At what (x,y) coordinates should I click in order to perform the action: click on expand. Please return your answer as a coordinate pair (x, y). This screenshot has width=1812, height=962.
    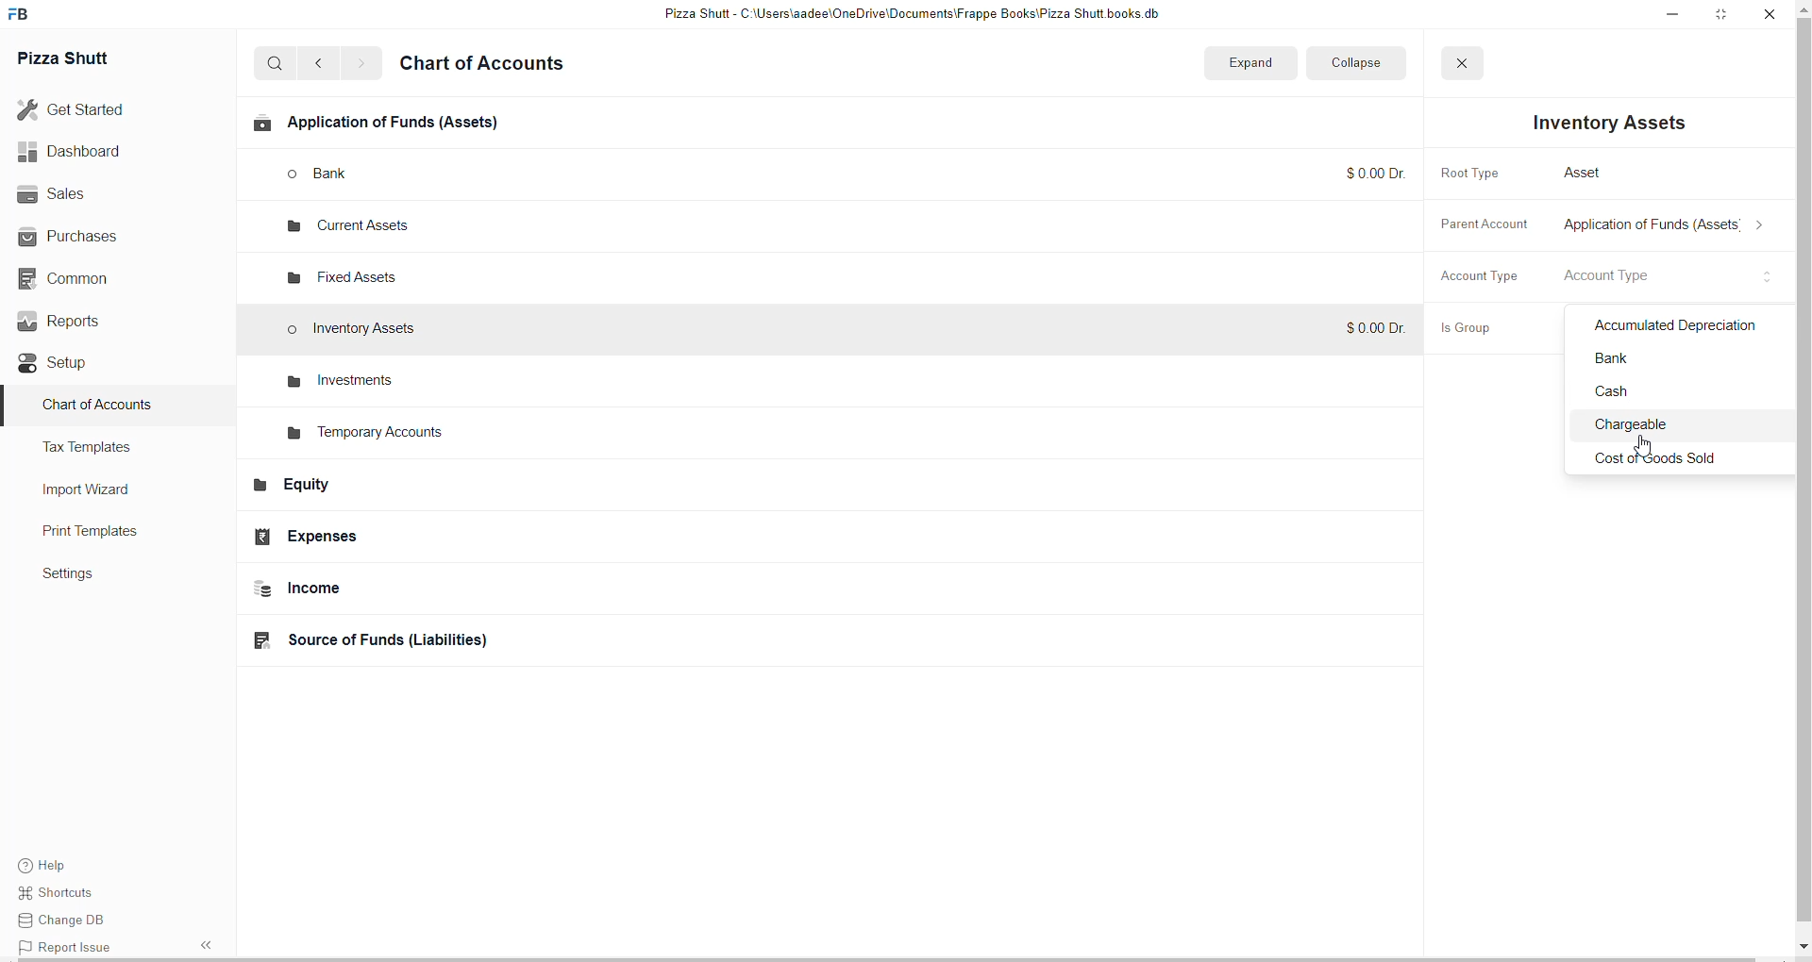
    Looking at the image, I should click on (1267, 61).